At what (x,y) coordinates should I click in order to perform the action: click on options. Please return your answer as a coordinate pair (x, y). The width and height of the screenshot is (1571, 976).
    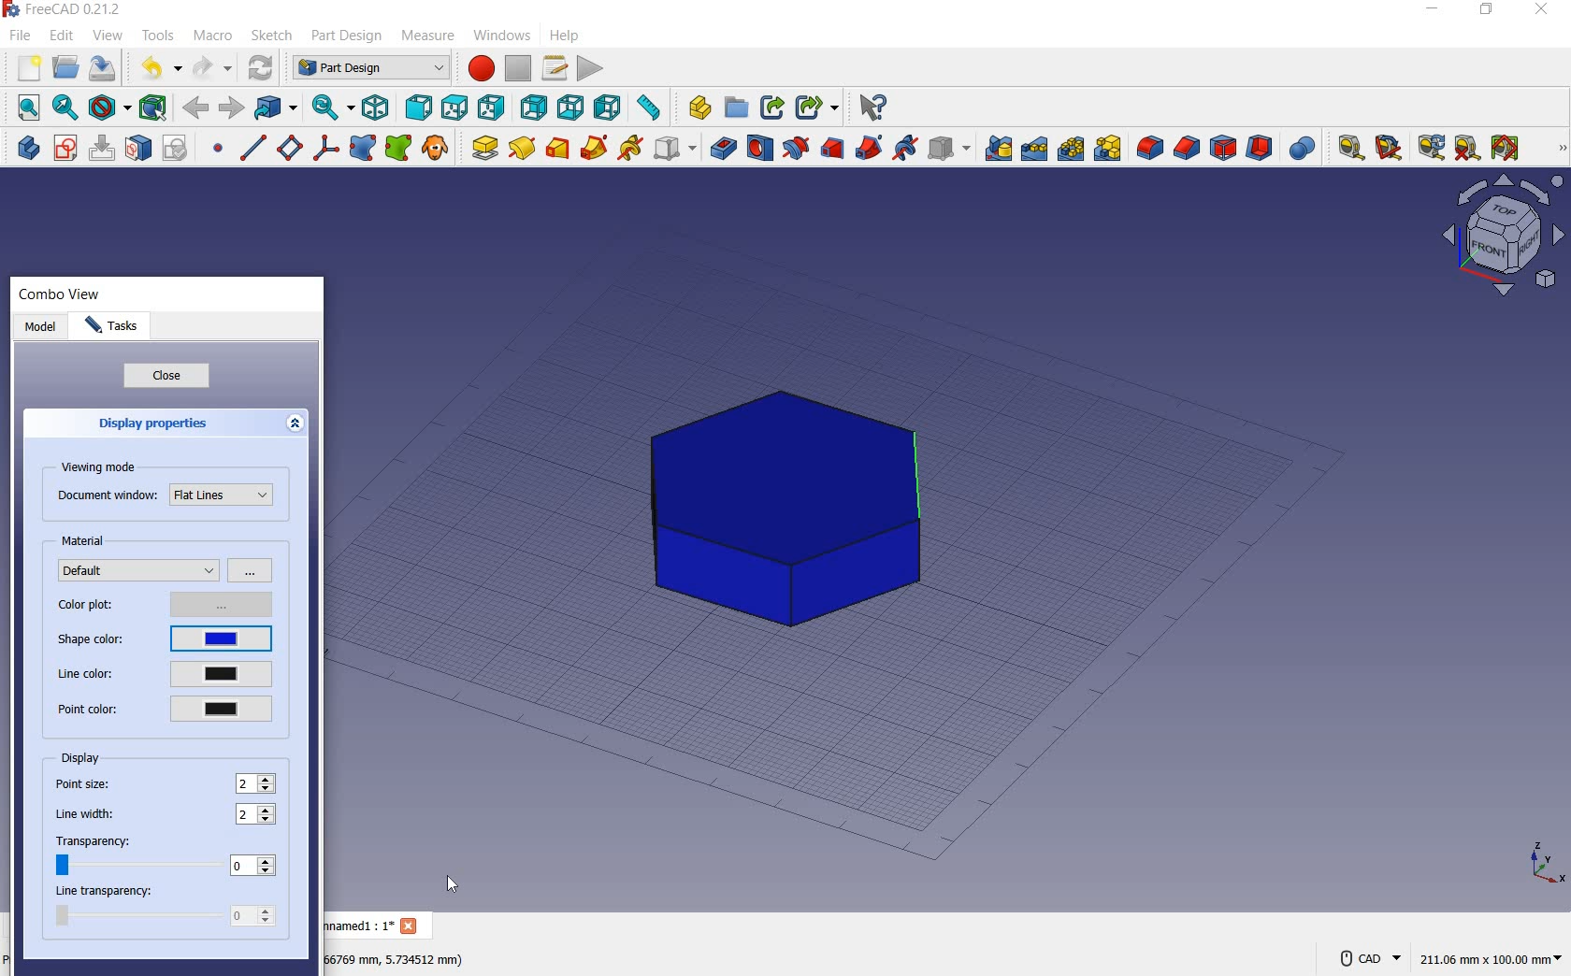
    Looking at the image, I should click on (220, 603).